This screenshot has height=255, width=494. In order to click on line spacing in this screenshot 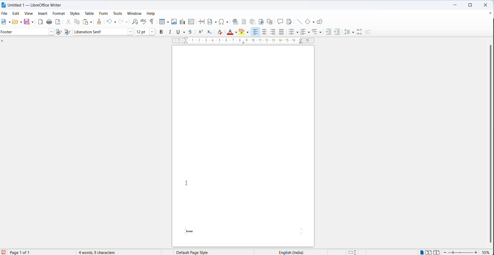, I will do `click(347, 31)`.